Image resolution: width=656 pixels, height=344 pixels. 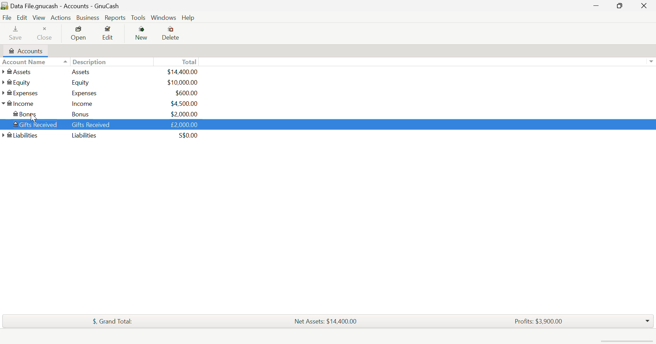 I want to click on Delete, so click(x=172, y=34).